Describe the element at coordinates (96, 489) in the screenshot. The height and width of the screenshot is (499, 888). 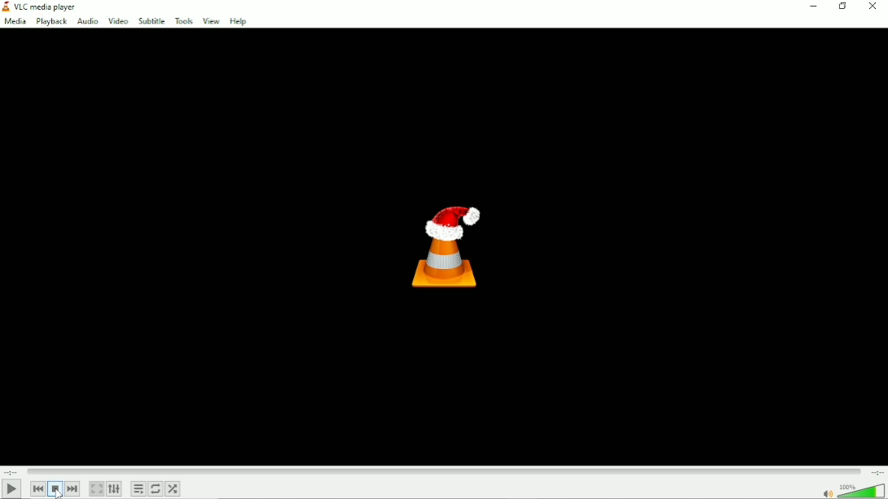
I see `Toggle the video in fullscreen` at that location.